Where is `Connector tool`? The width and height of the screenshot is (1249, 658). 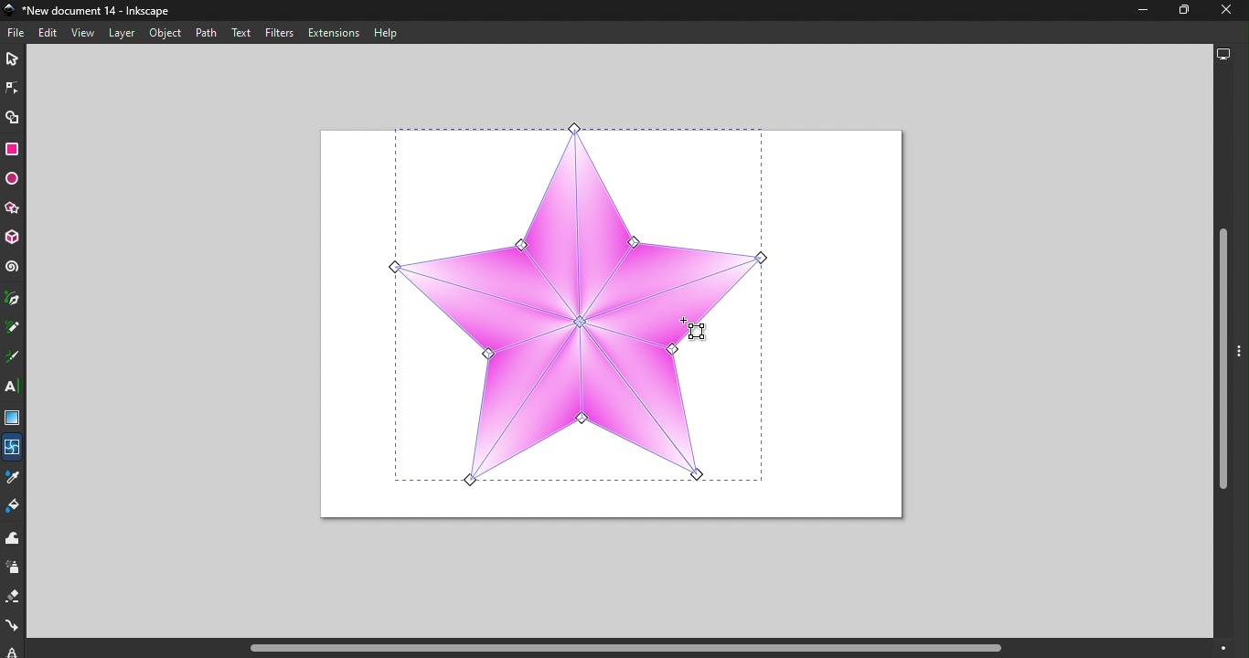 Connector tool is located at coordinates (14, 628).